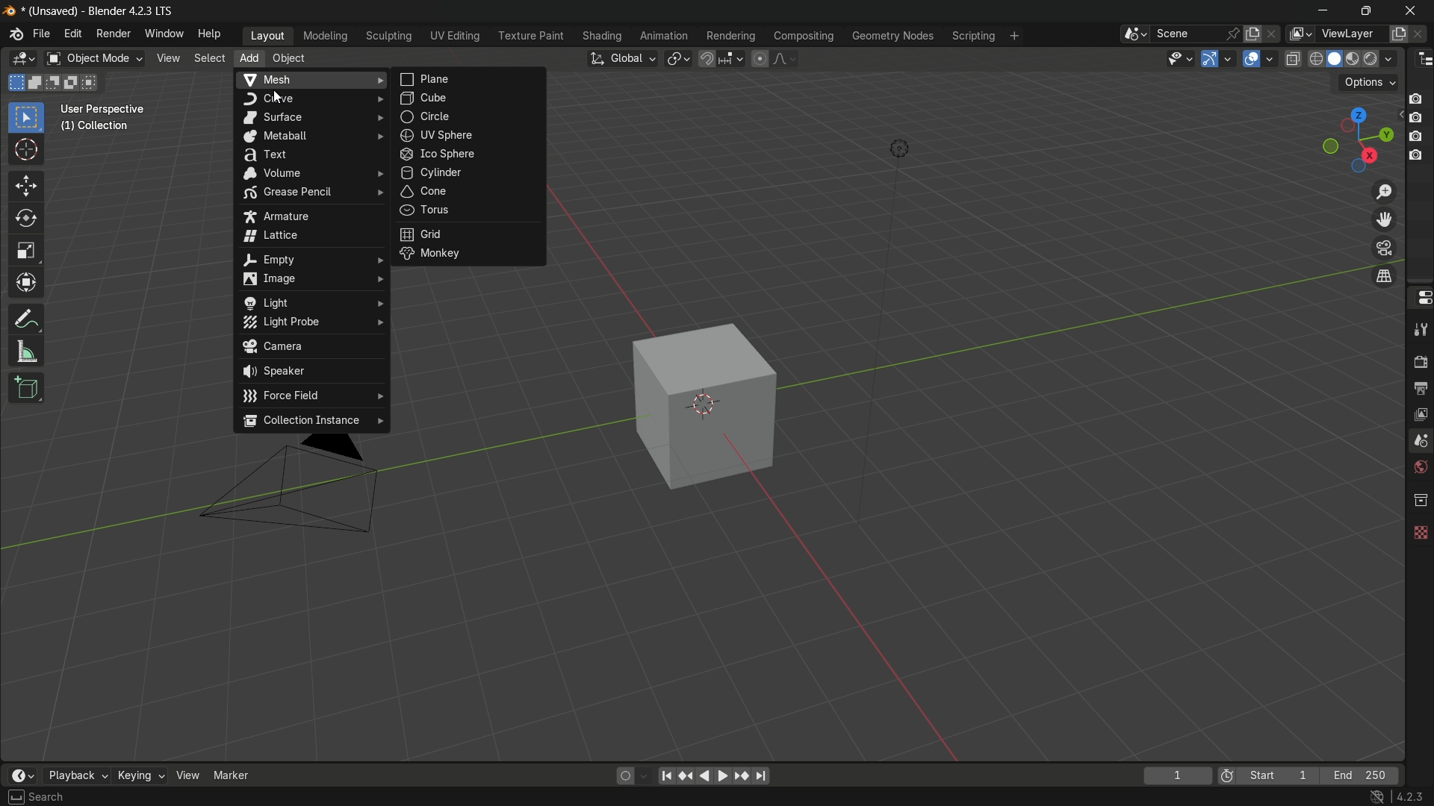 This screenshot has height=806, width=1434. What do you see at coordinates (112, 35) in the screenshot?
I see `render menu` at bounding box center [112, 35].